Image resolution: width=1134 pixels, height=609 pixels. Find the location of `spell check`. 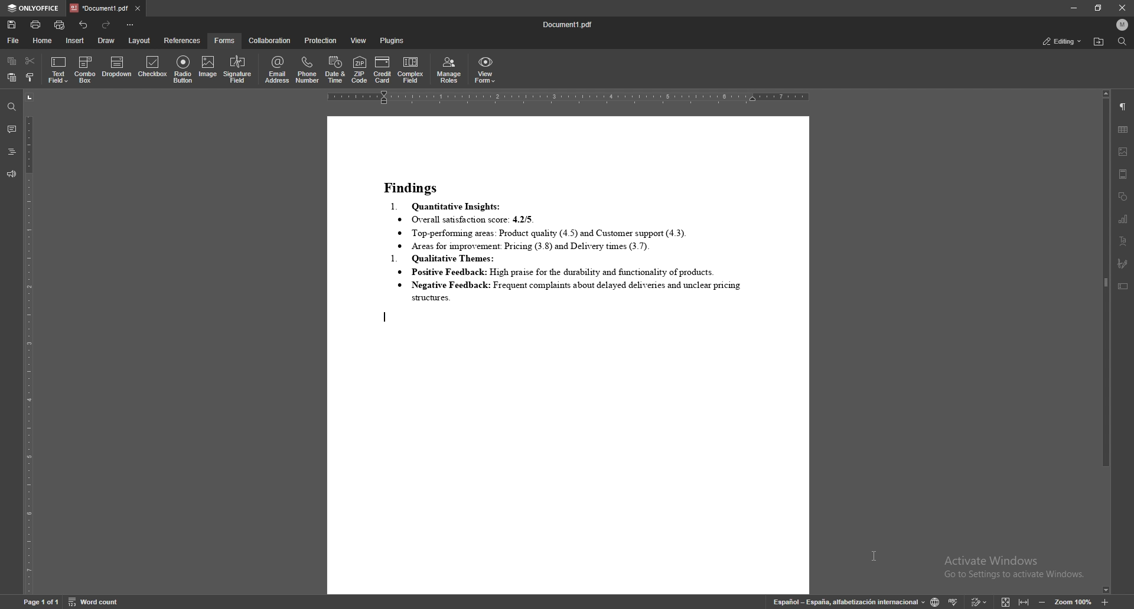

spell check is located at coordinates (954, 601).